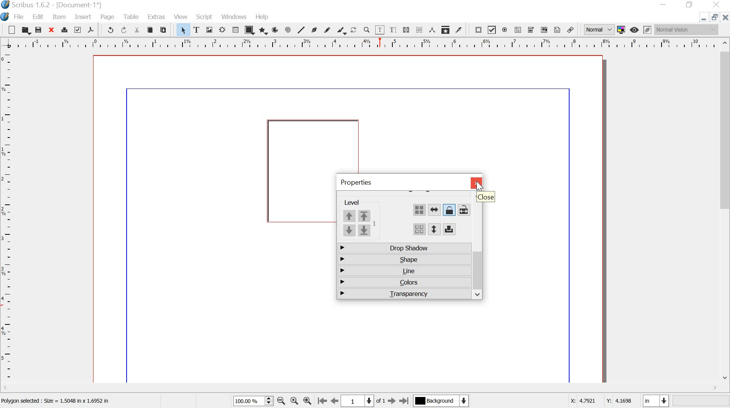 This screenshot has width=730, height=408. I want to click on item, so click(60, 17).